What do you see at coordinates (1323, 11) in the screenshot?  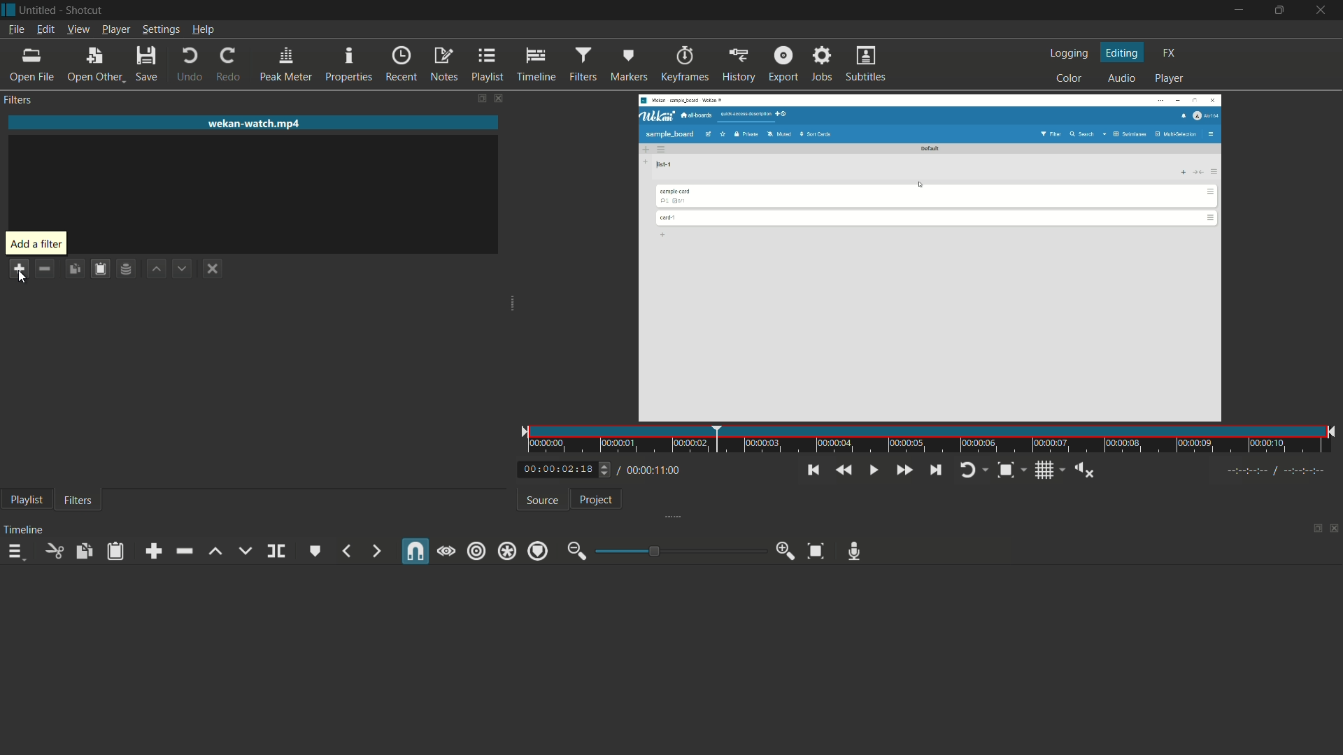 I see `close app` at bounding box center [1323, 11].